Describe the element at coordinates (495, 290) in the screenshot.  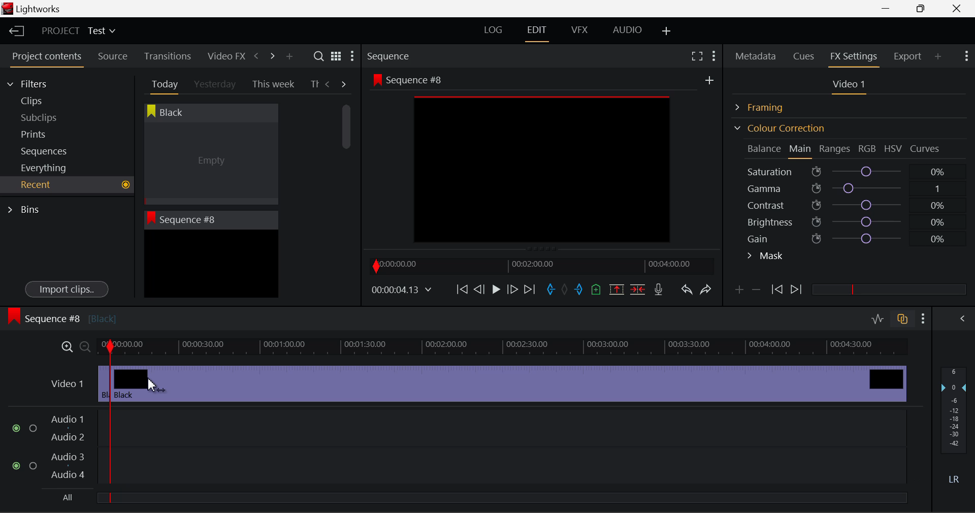
I see `Play` at that location.